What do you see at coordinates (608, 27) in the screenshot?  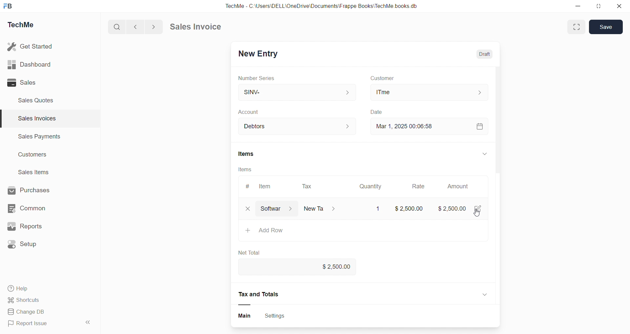 I see `Save` at bounding box center [608, 27].